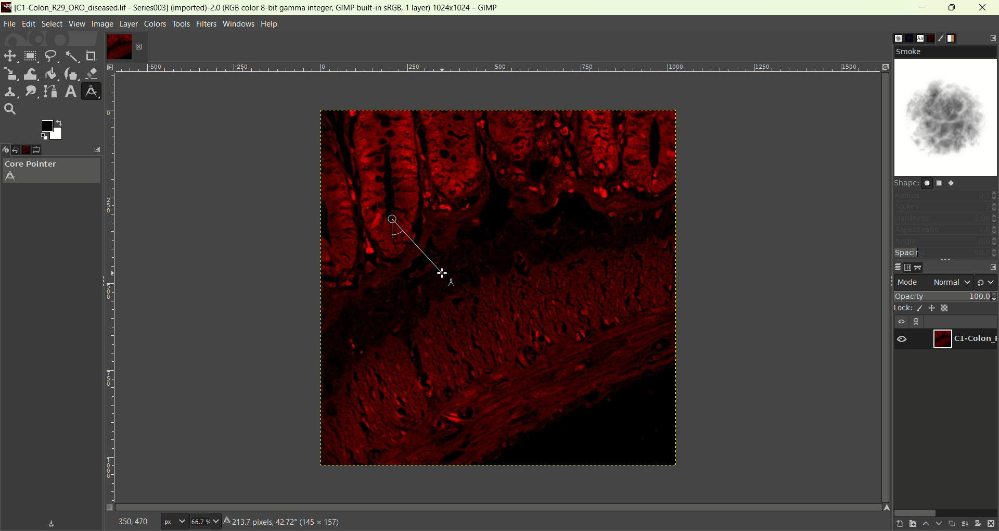 This screenshot has height=531, width=999. Describe the element at coordinates (50, 73) in the screenshot. I see `color bucket` at that location.